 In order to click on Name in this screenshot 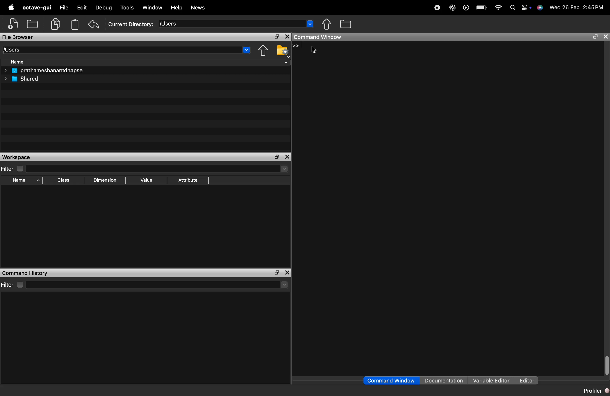, I will do `click(21, 62)`.